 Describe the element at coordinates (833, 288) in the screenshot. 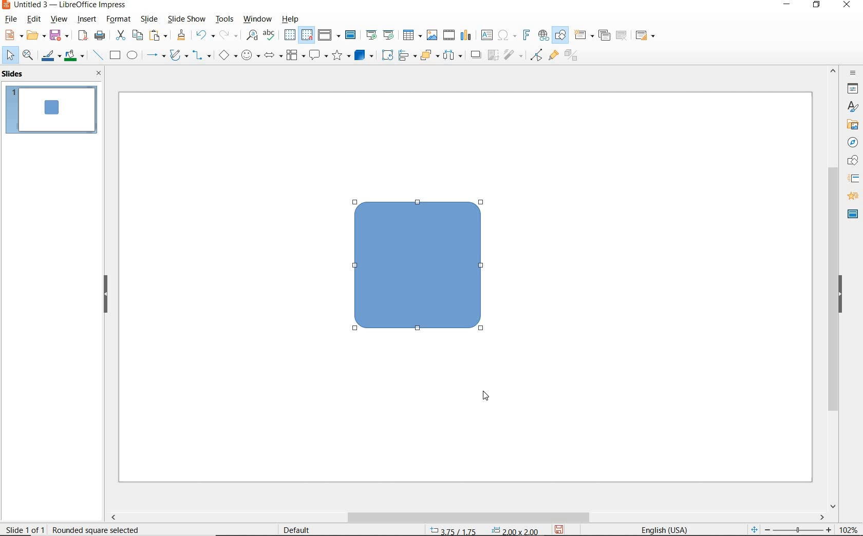

I see `scrollbar` at that location.